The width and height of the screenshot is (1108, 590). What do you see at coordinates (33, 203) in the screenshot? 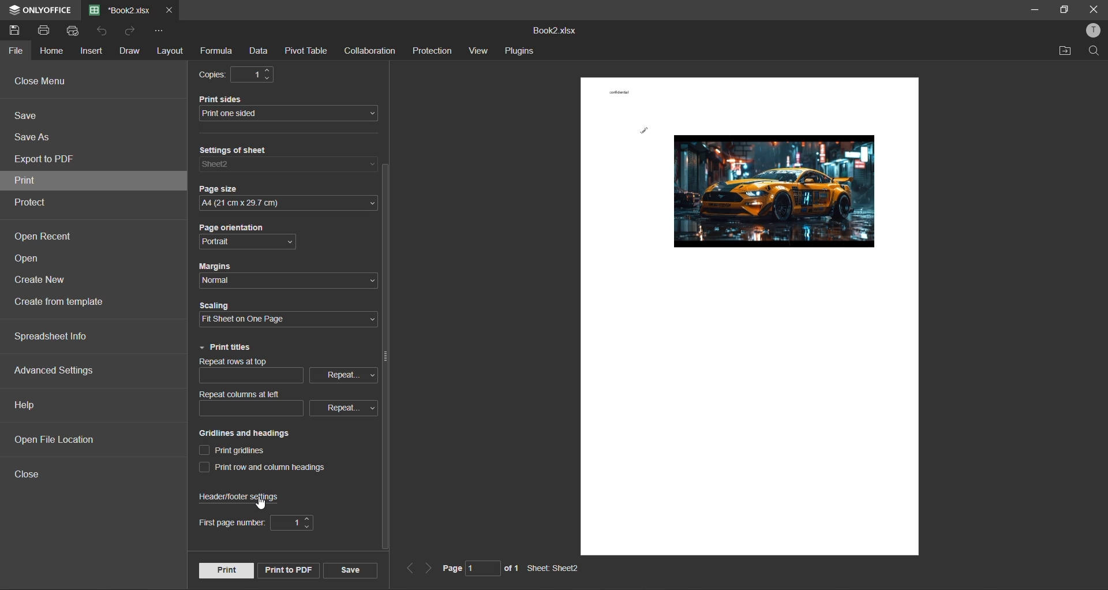
I see `protect` at bounding box center [33, 203].